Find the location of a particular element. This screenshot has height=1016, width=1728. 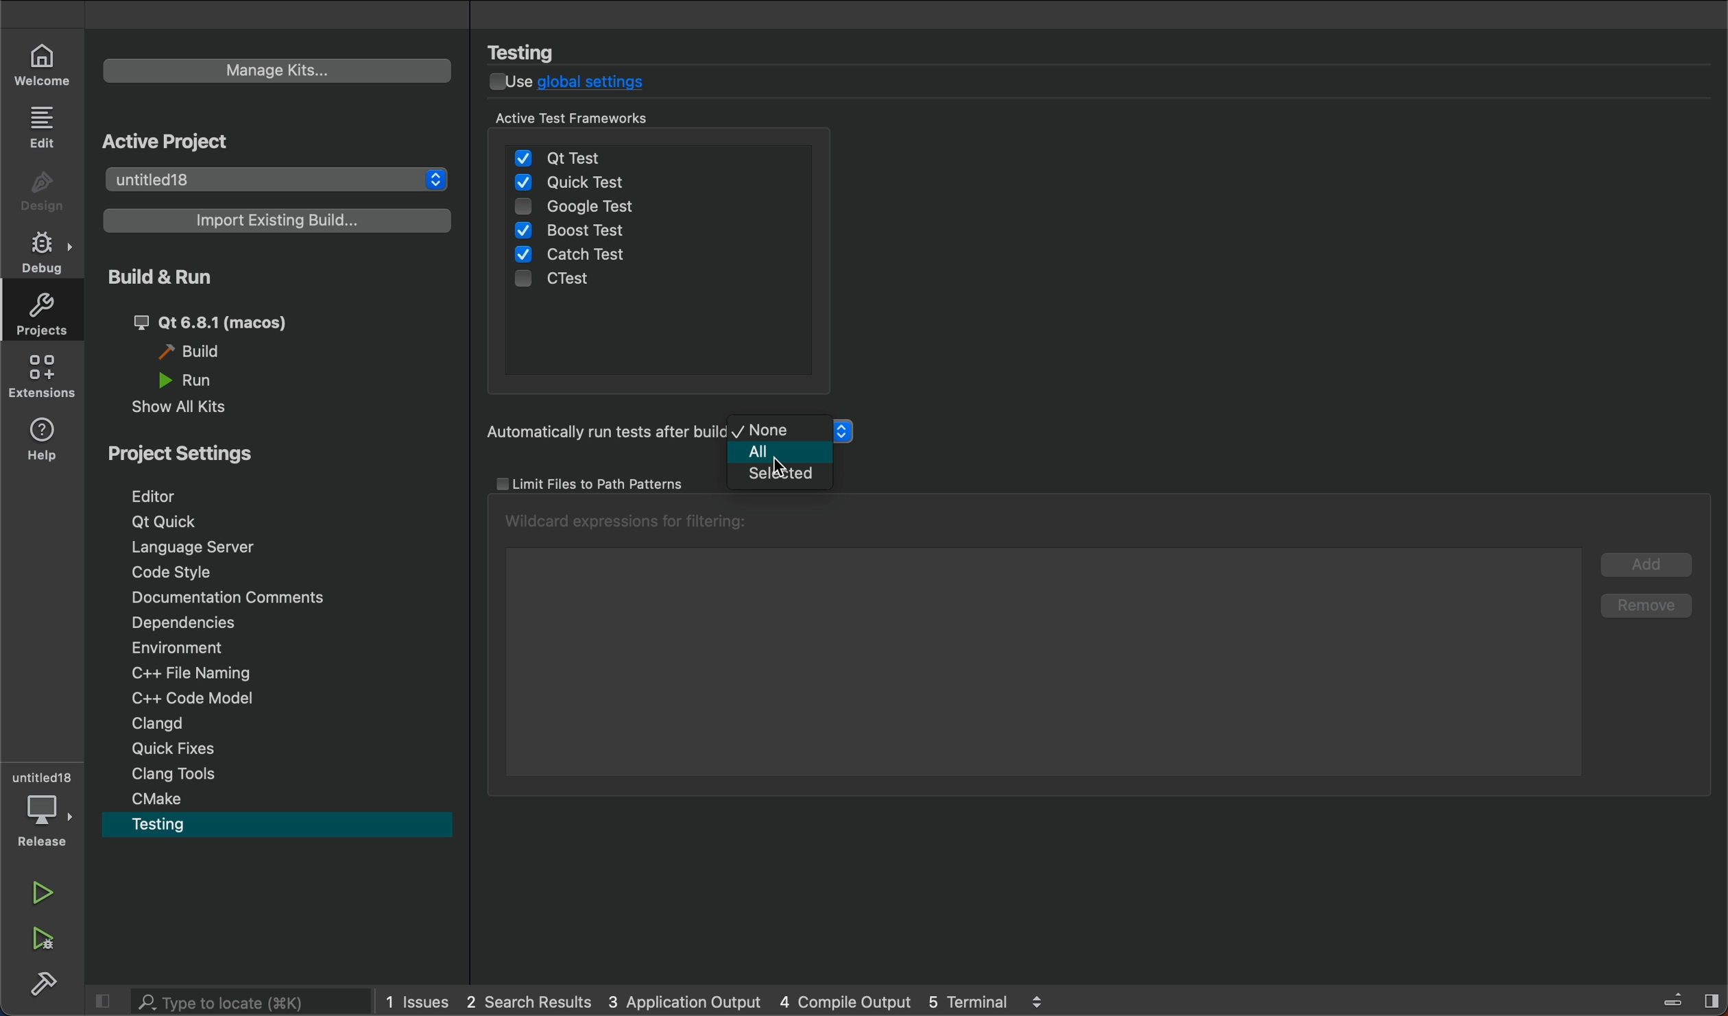

selected is located at coordinates (773, 475).